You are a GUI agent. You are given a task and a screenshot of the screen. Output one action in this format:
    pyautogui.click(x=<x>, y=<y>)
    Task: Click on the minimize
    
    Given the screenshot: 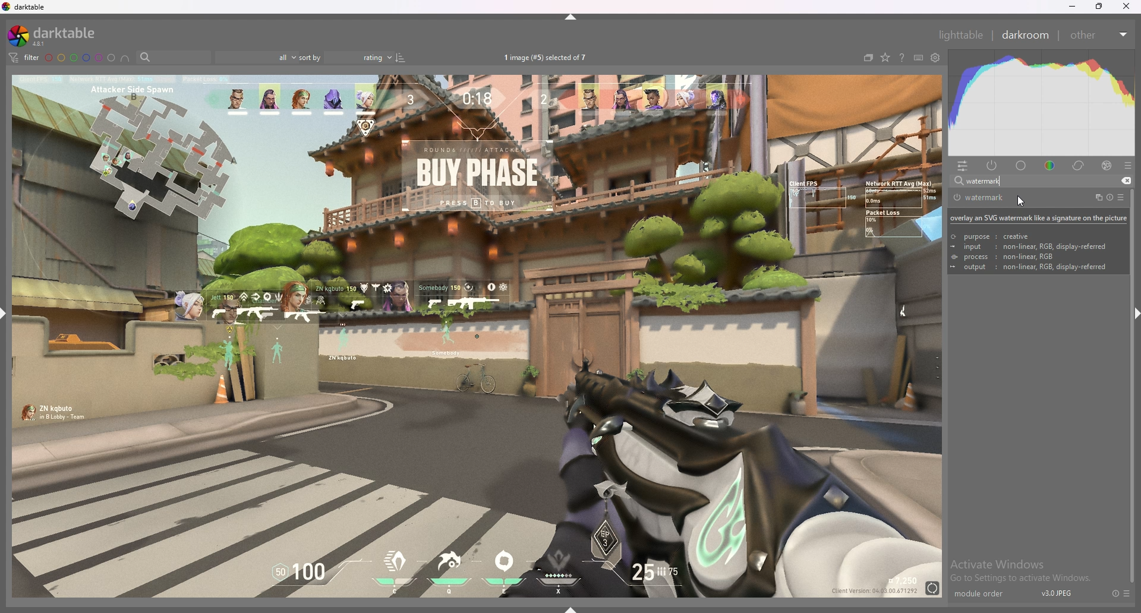 What is the action you would take?
    pyautogui.click(x=1073, y=7)
    